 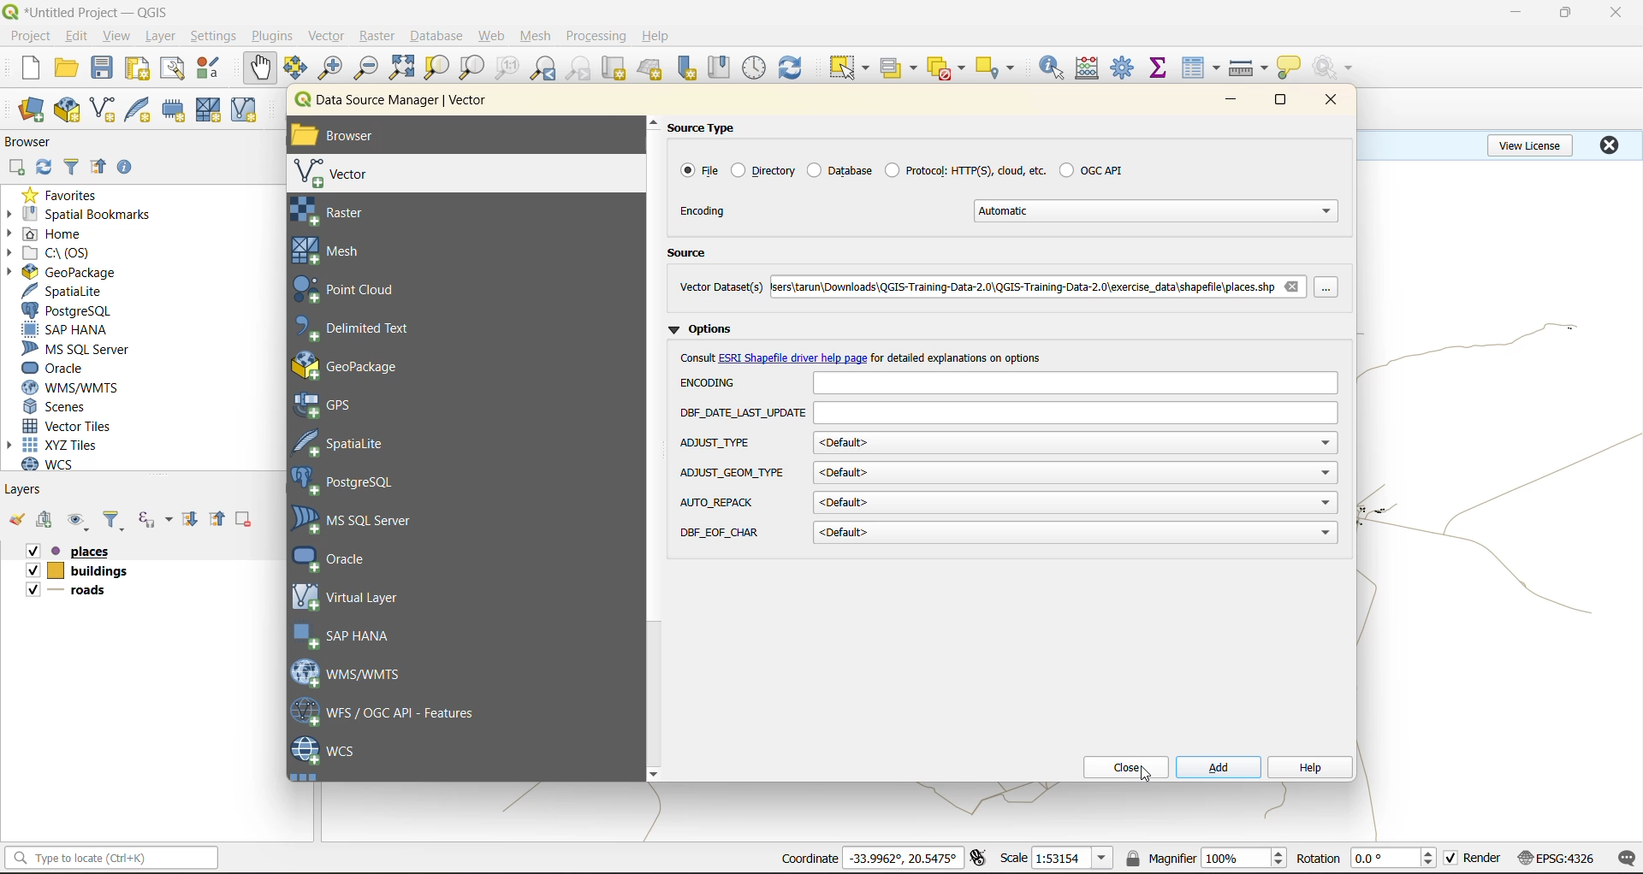 I want to click on help info, so click(x=962, y=357).